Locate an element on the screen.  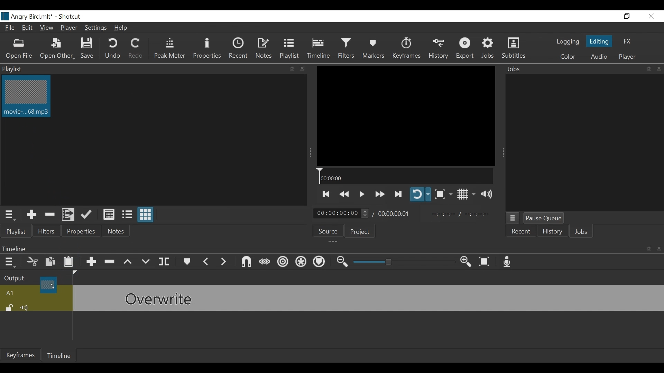
Properties is located at coordinates (208, 48).